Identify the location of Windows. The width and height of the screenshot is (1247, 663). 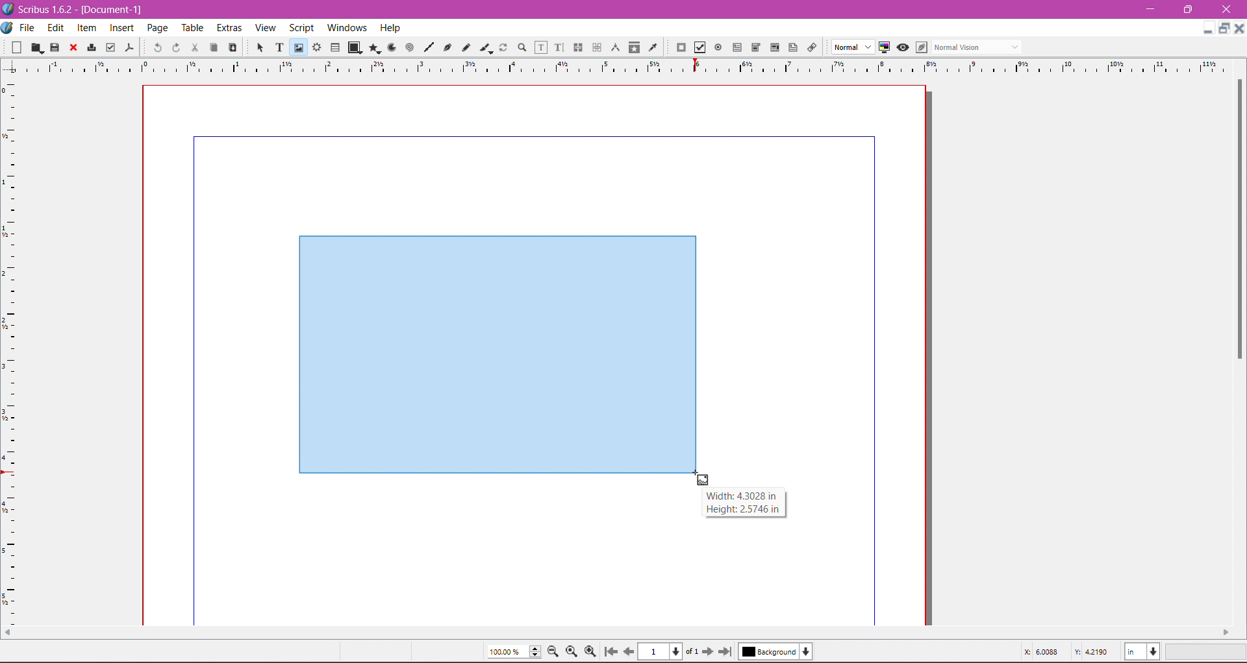
(346, 27).